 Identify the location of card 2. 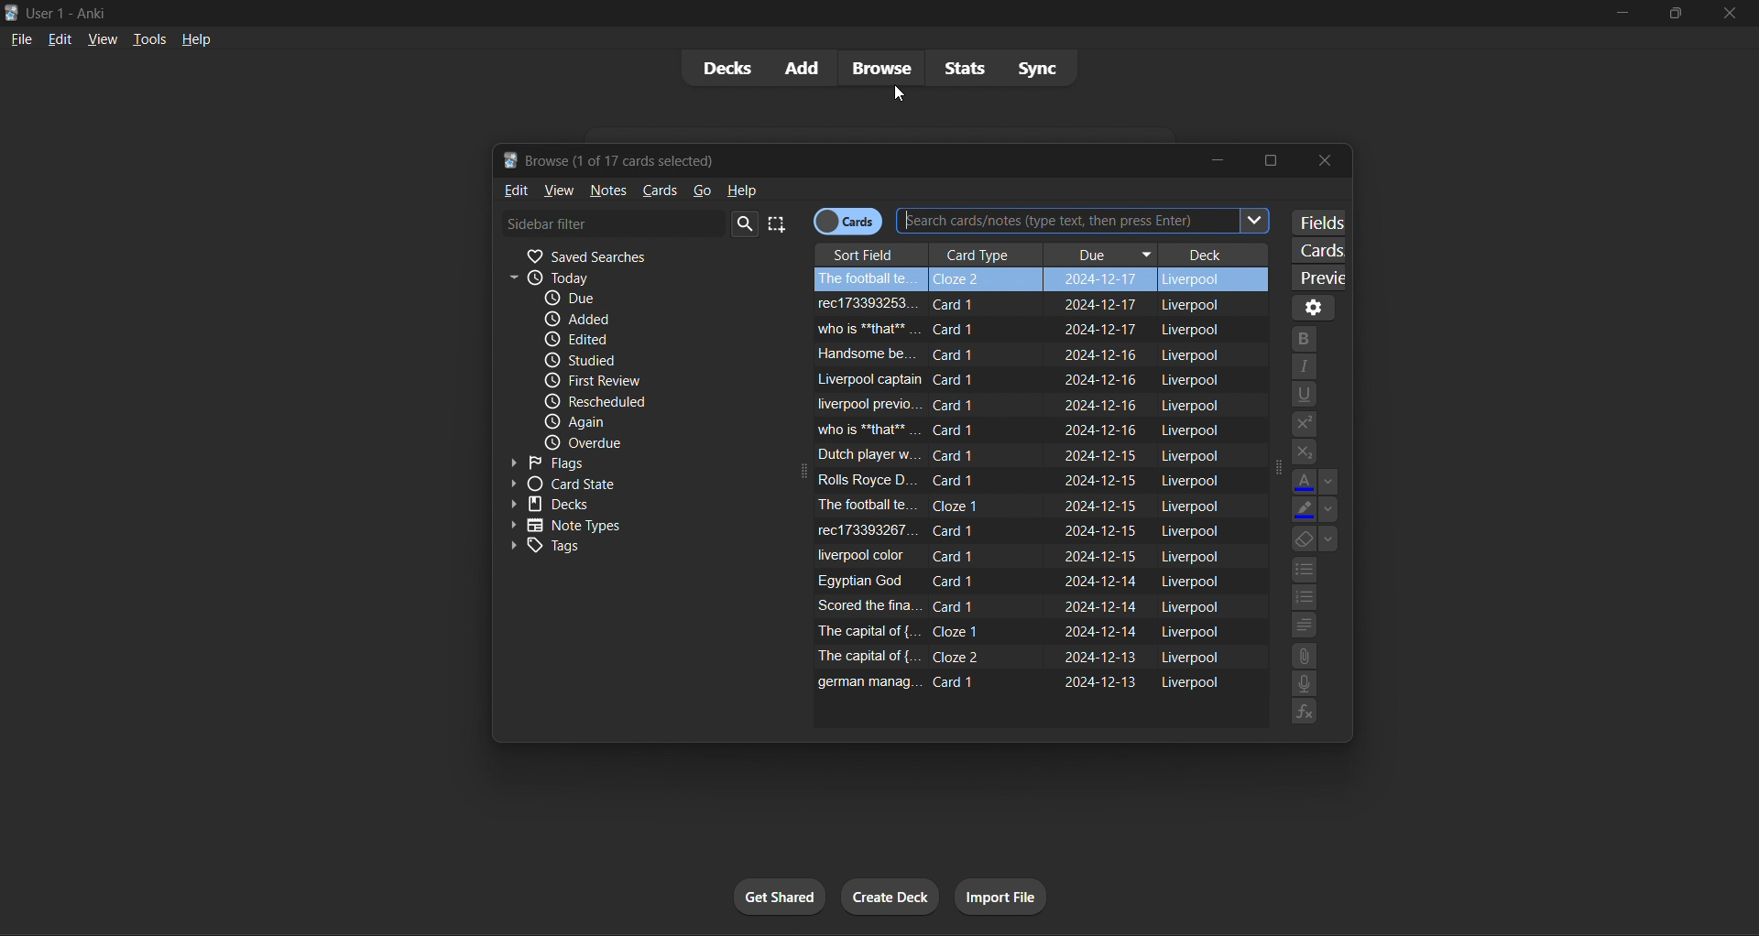
(987, 279).